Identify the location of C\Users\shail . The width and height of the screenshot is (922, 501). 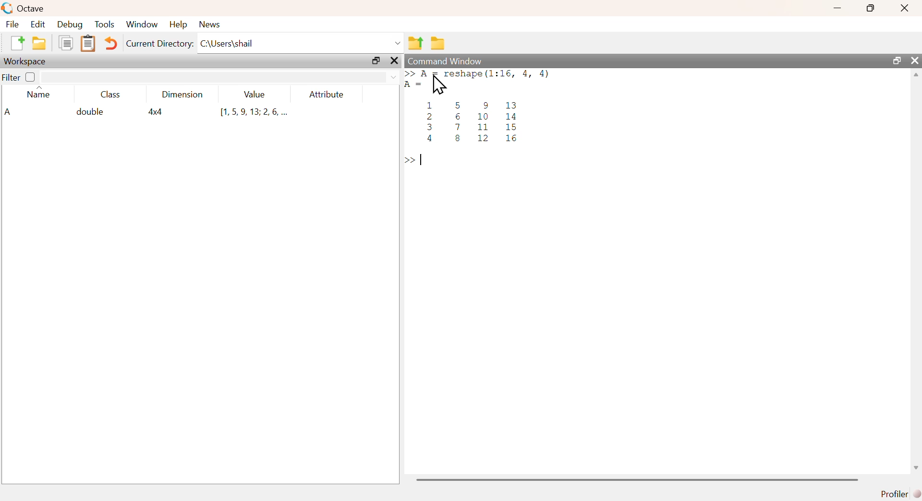
(301, 43).